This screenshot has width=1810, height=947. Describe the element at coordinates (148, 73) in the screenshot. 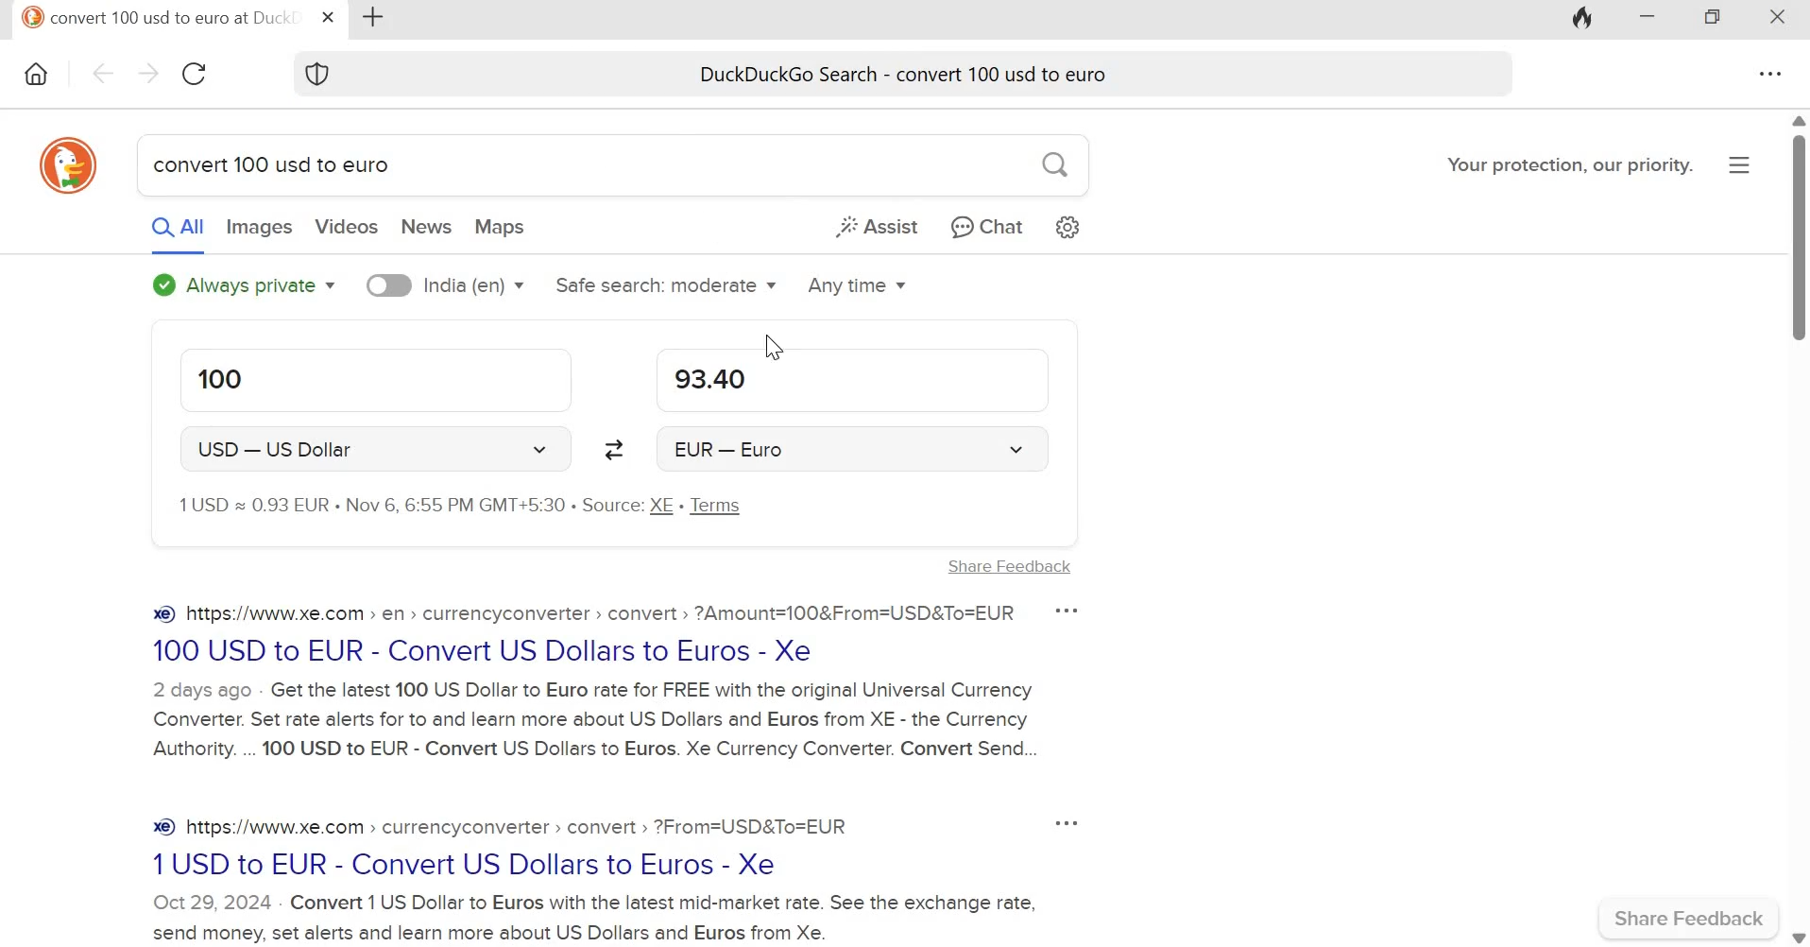

I see `Go forward one page` at that location.